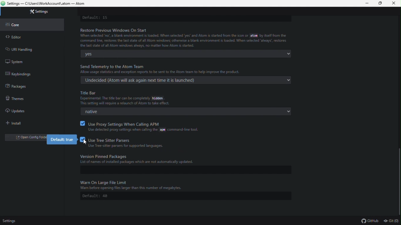  I want to click on textbox, so click(184, 170).